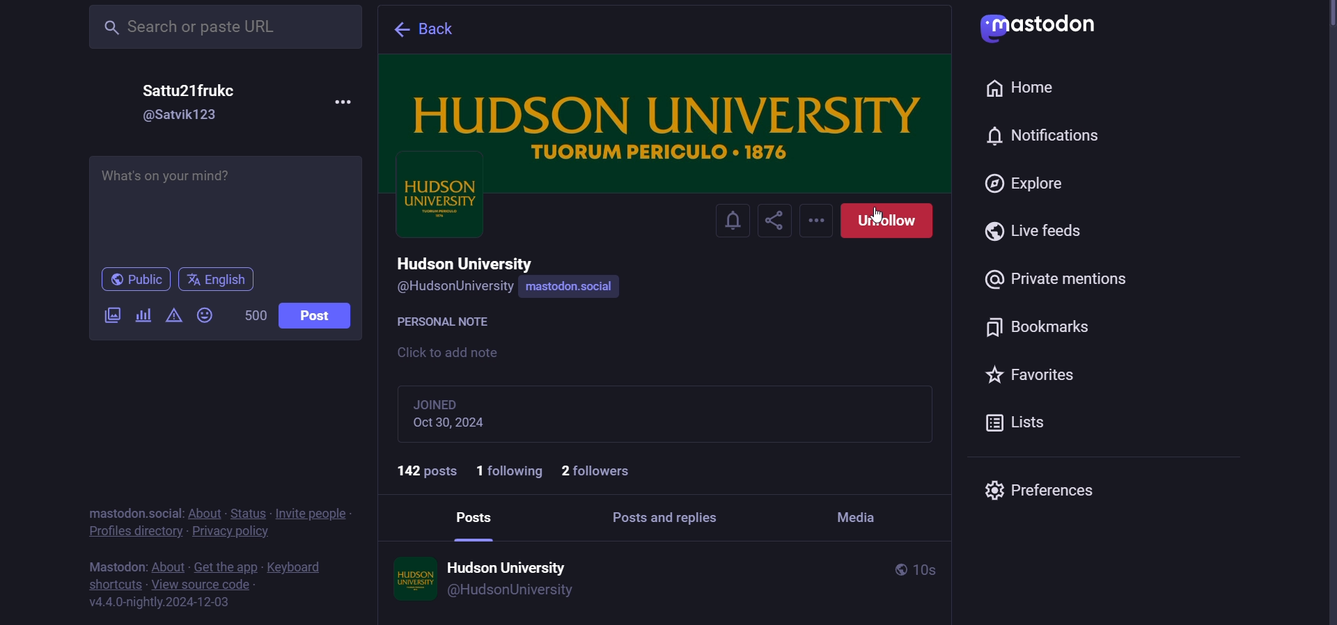 This screenshot has height=625, width=1337. Describe the element at coordinates (169, 567) in the screenshot. I see `about` at that location.